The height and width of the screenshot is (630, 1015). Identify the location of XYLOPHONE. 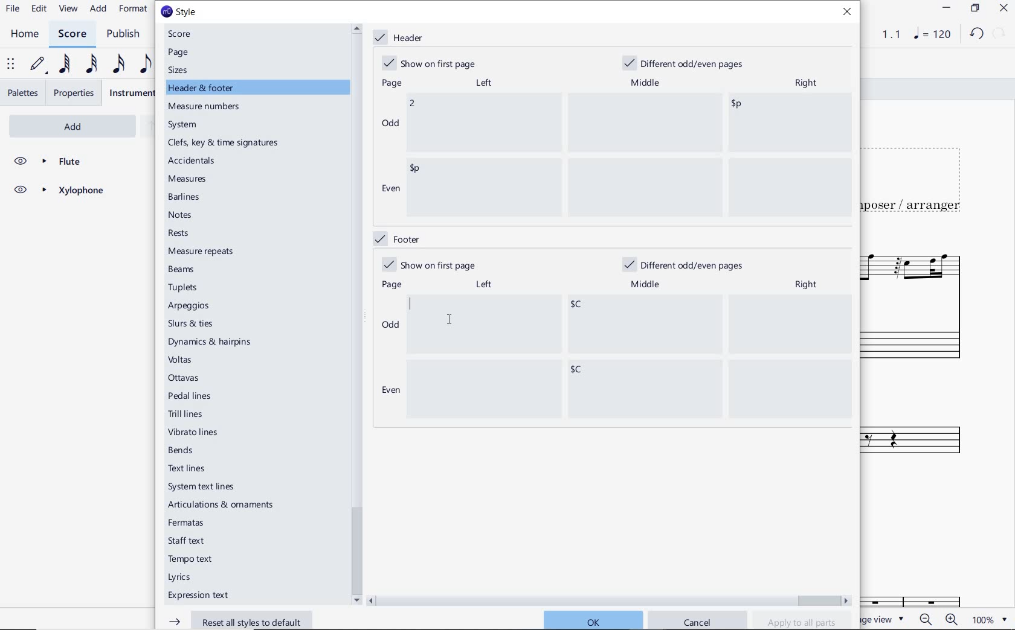
(58, 192).